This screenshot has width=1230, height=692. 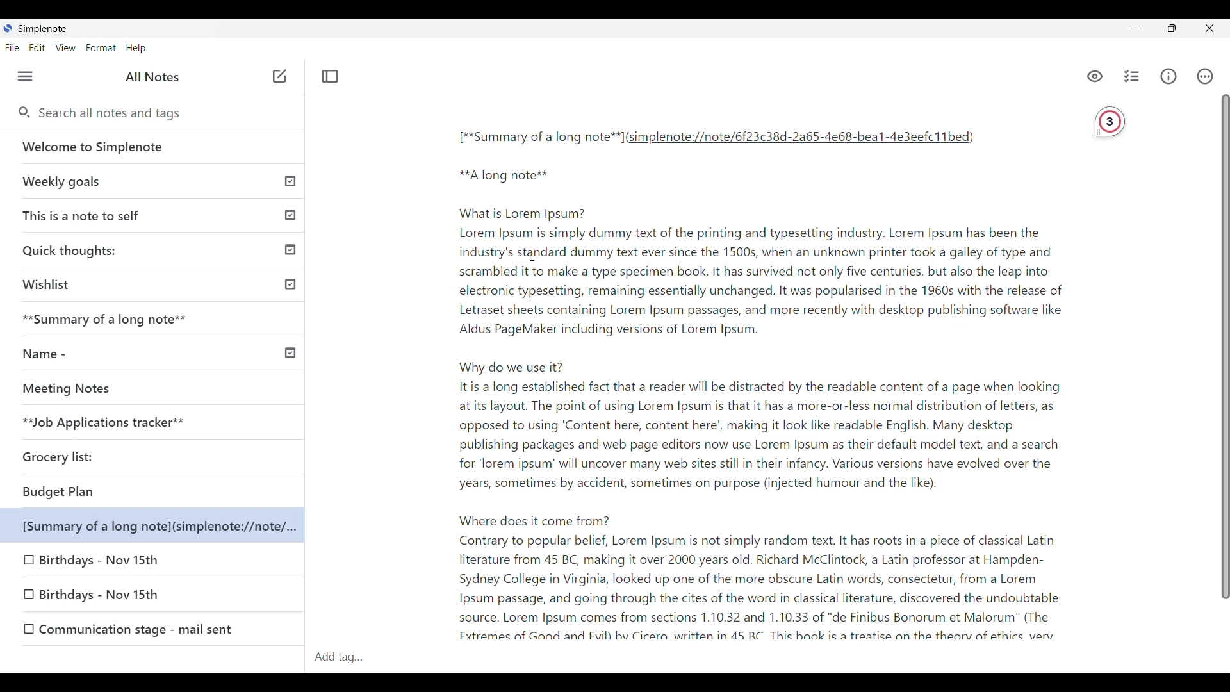 What do you see at coordinates (1093, 77) in the screenshot?
I see `Markdown preview` at bounding box center [1093, 77].